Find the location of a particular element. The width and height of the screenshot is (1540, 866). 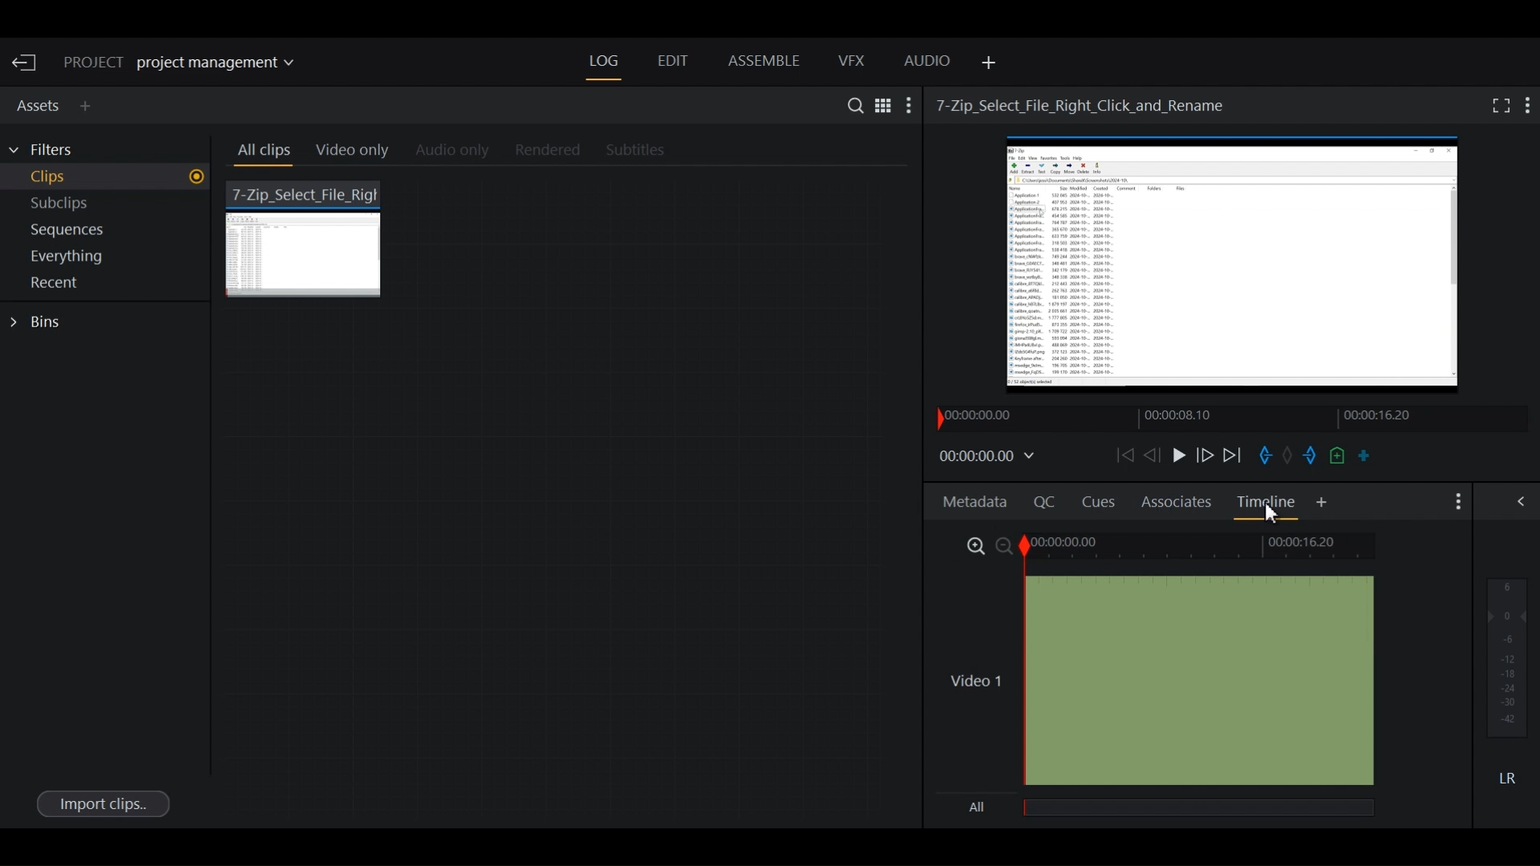

Nudge one frame backward is located at coordinates (1151, 455).